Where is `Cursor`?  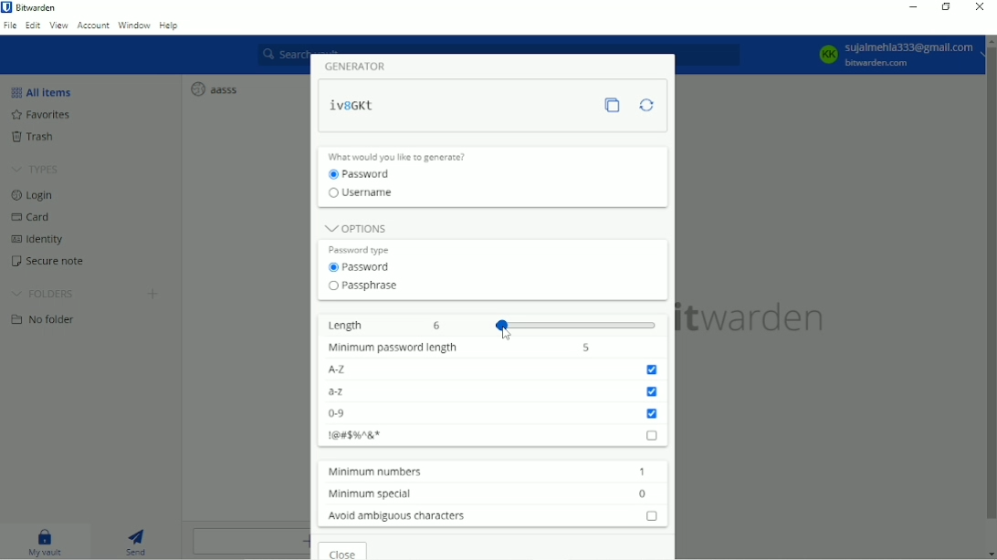 Cursor is located at coordinates (508, 333).